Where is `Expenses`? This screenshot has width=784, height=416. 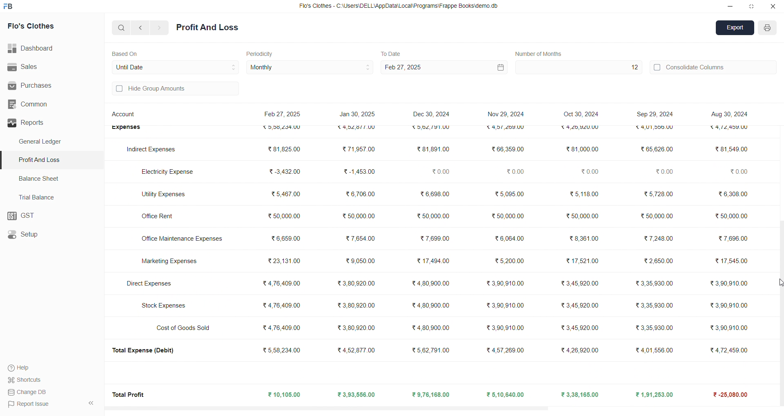
Expenses is located at coordinates (126, 128).